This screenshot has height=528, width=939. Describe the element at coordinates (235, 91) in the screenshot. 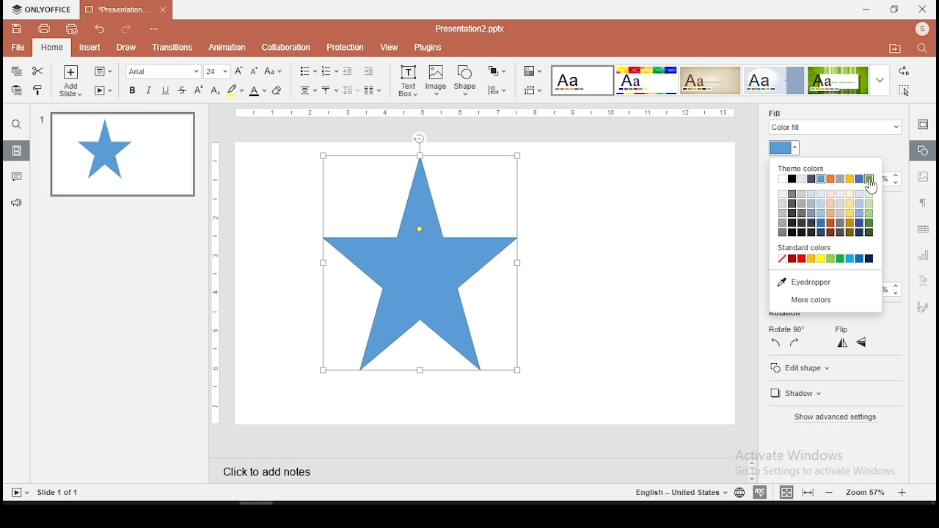

I see `highlight color` at that location.